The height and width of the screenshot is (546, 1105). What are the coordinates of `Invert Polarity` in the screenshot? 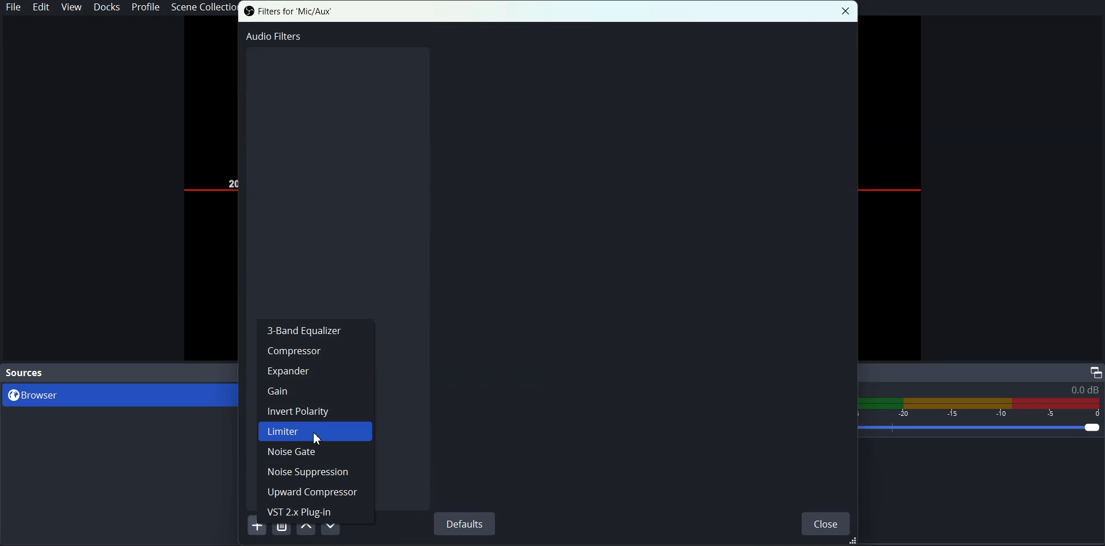 It's located at (315, 411).